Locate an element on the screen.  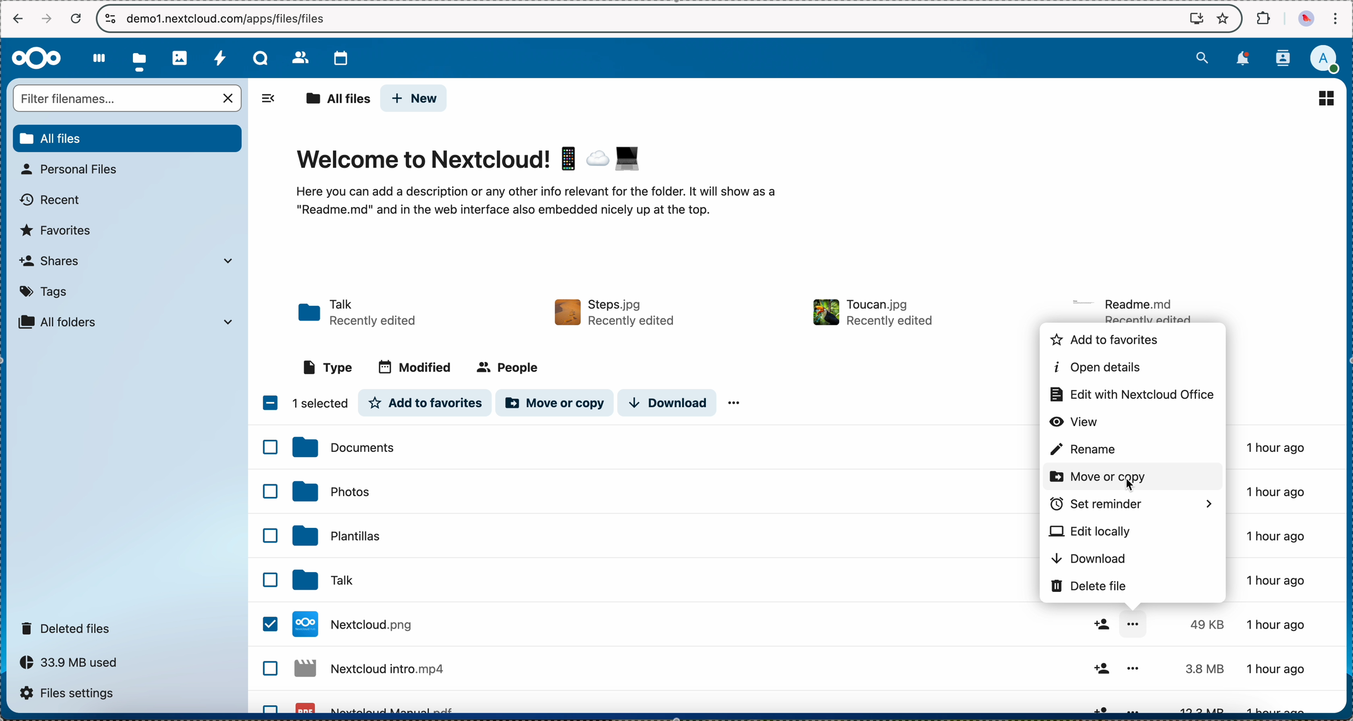
URL is located at coordinates (229, 18).